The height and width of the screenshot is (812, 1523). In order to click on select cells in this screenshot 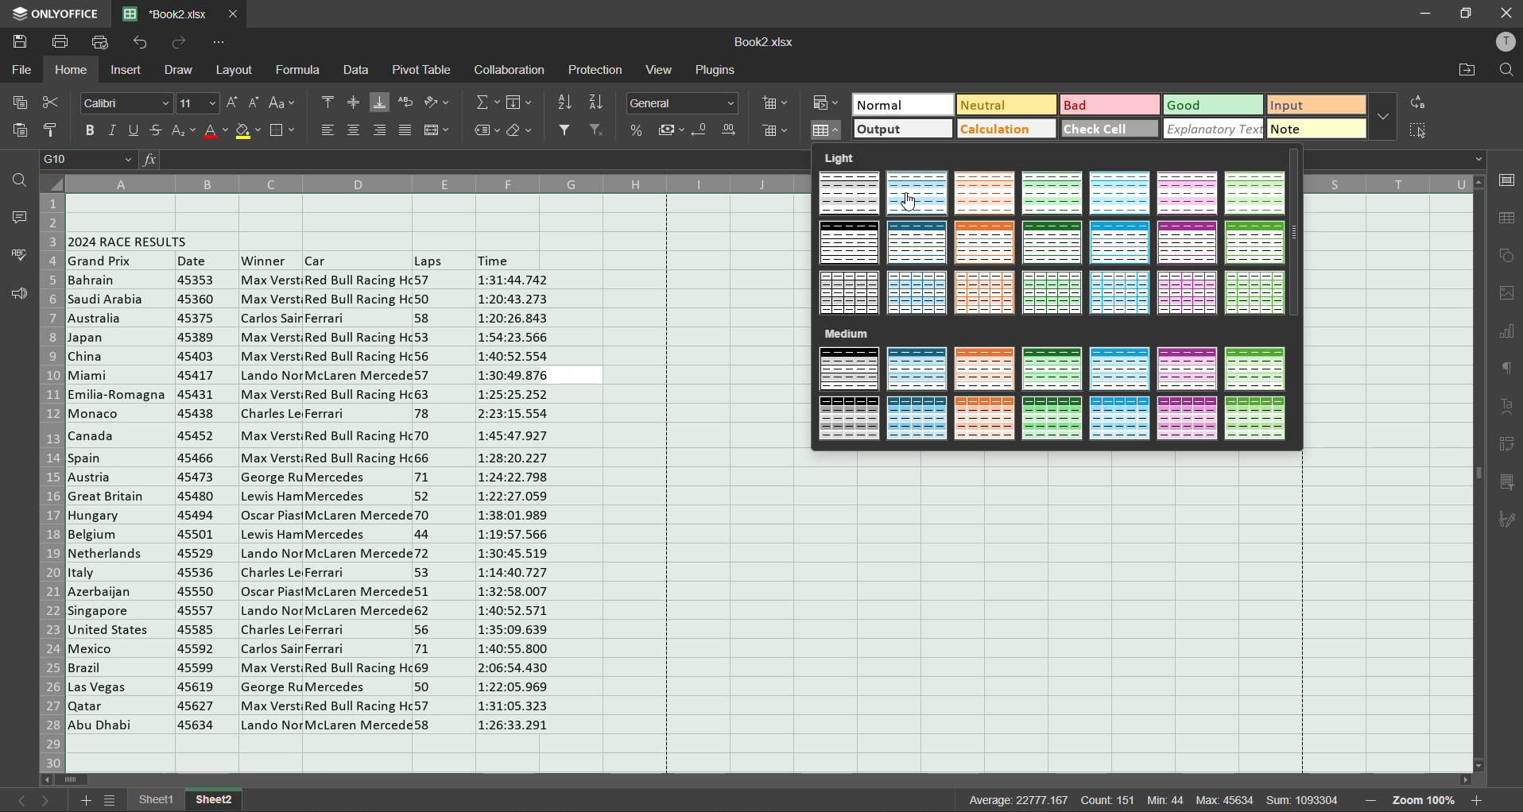, I will do `click(1418, 134)`.